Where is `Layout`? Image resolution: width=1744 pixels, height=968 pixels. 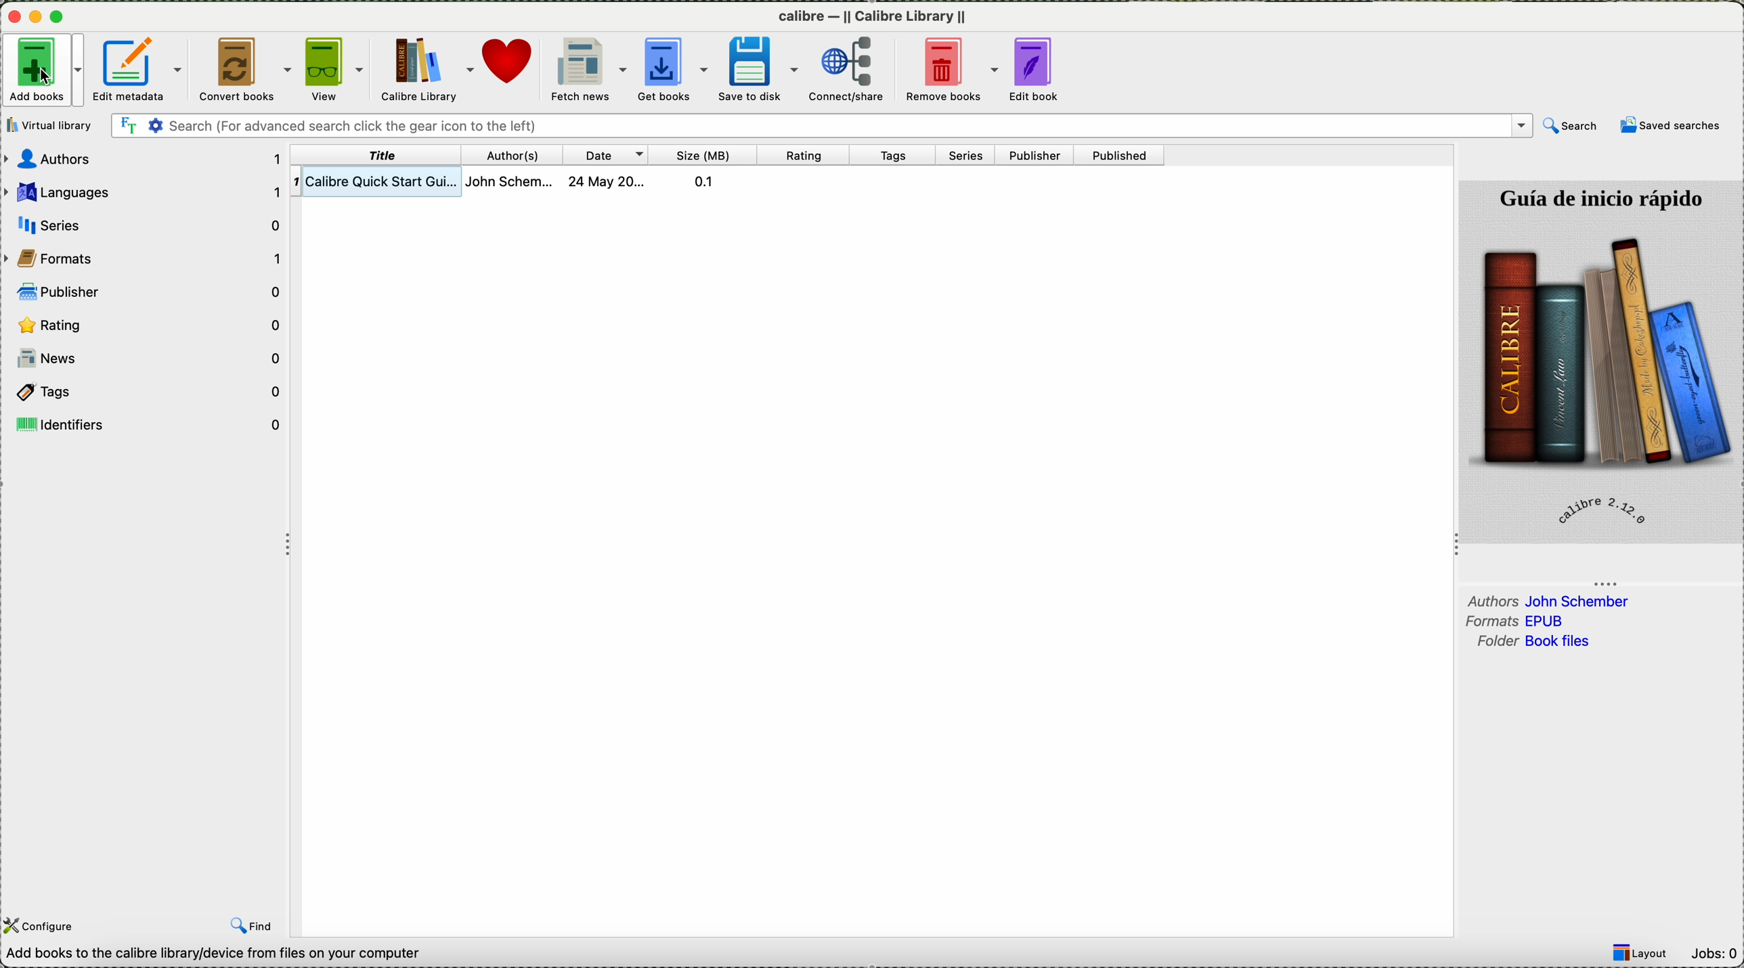 Layout is located at coordinates (1641, 953).